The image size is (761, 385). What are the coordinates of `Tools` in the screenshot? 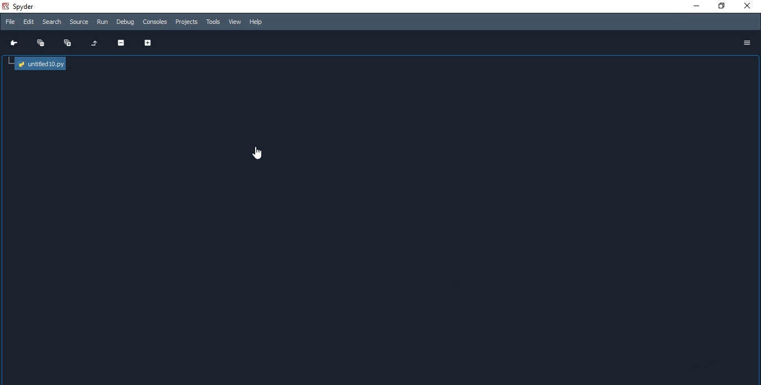 It's located at (213, 22).